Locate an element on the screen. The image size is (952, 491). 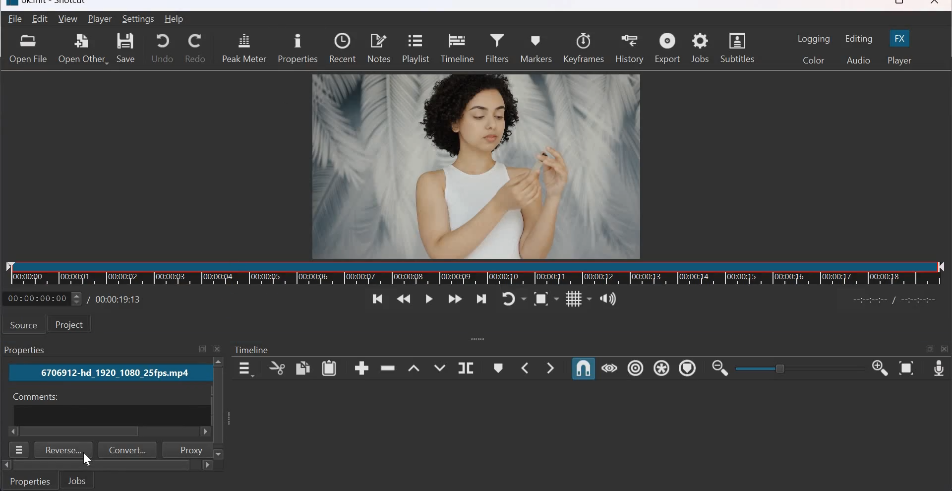
current position is located at coordinates (43, 299).